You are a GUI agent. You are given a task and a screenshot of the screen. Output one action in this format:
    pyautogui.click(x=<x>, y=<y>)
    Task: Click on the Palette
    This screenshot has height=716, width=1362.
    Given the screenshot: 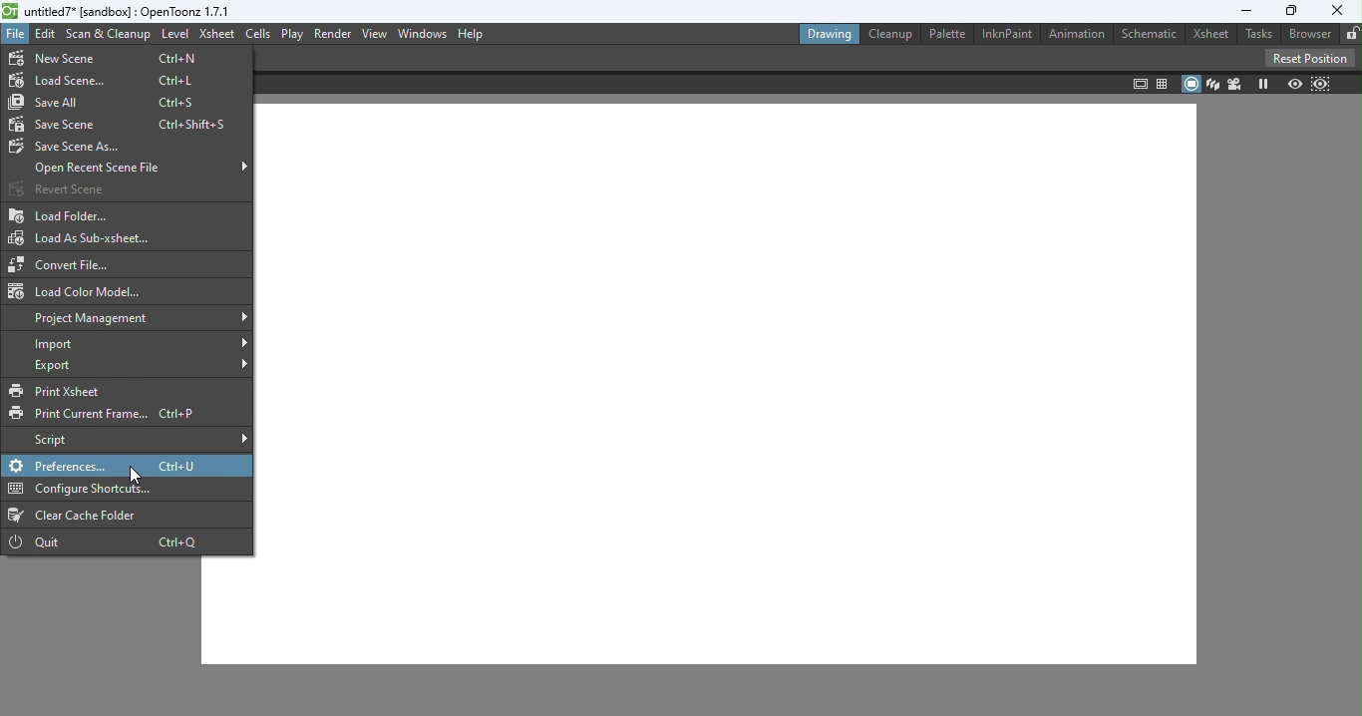 What is the action you would take?
    pyautogui.click(x=947, y=35)
    